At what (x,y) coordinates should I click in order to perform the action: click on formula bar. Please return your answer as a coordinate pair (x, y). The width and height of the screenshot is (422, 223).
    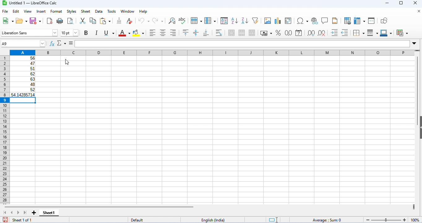
    Looking at the image, I should click on (260, 44).